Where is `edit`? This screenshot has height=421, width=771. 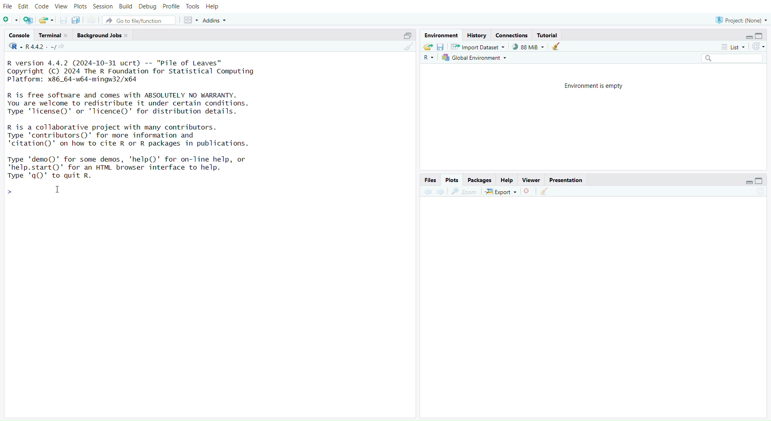 edit is located at coordinates (24, 6).